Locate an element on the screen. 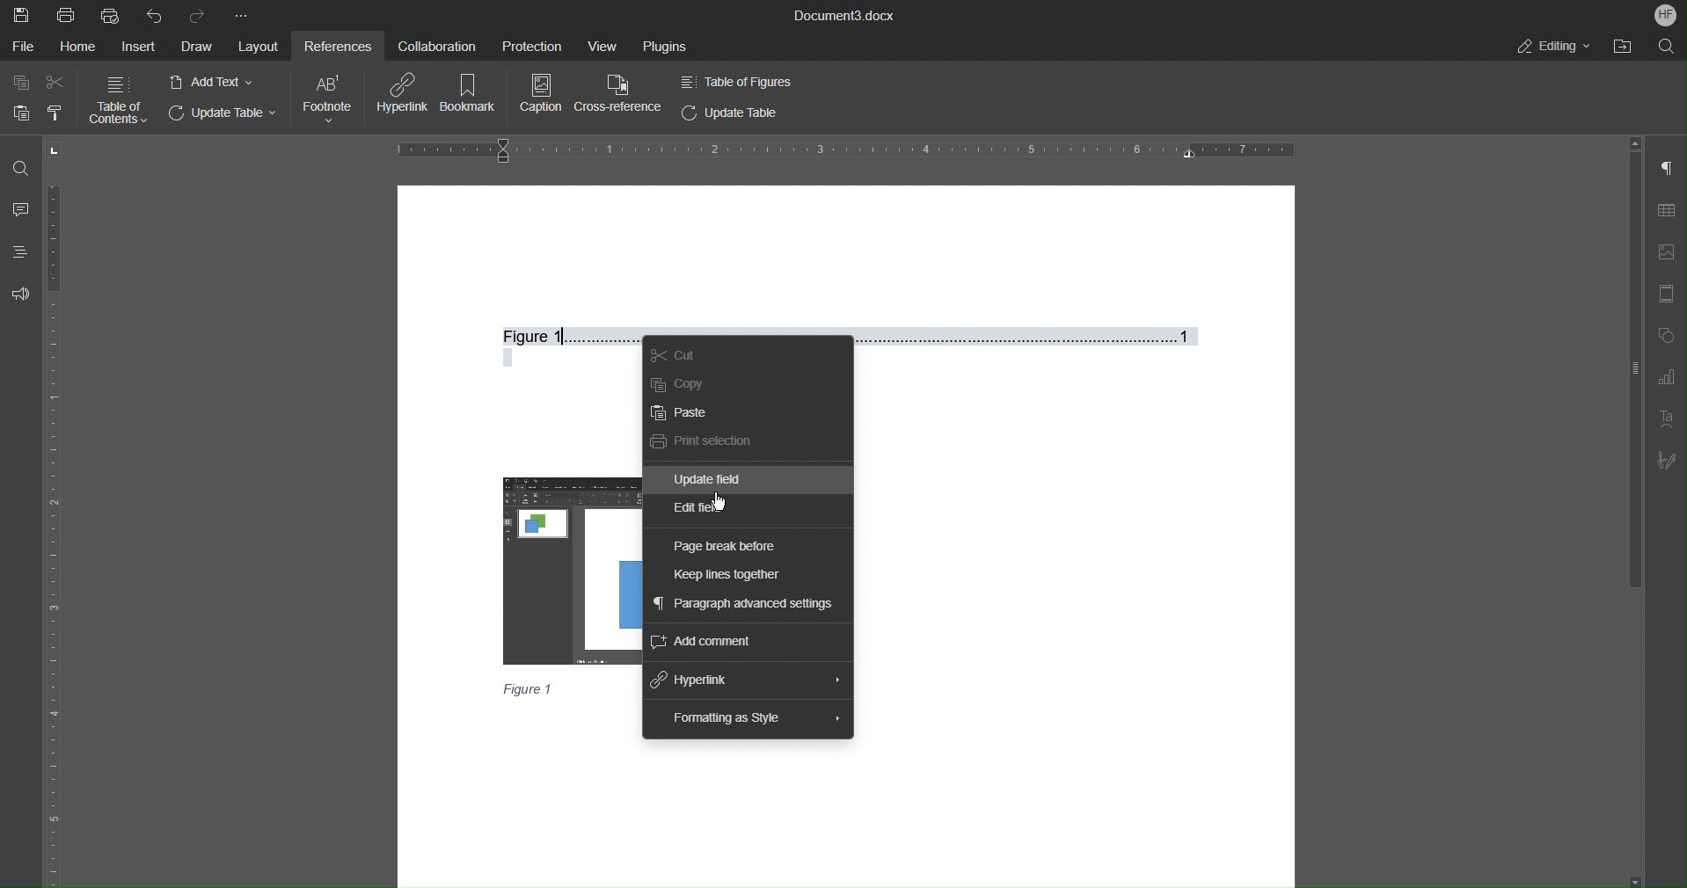 This screenshot has height=888, width=1687. Table Settings is located at coordinates (1667, 211).